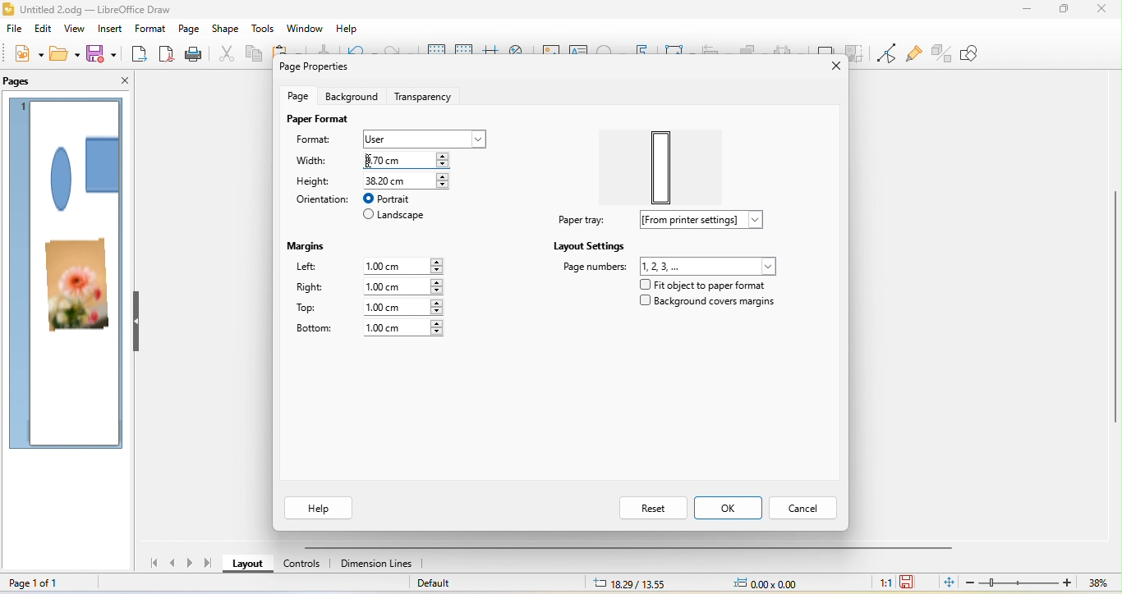 The height and width of the screenshot is (594, 1122). What do you see at coordinates (427, 137) in the screenshot?
I see `select user` at bounding box center [427, 137].